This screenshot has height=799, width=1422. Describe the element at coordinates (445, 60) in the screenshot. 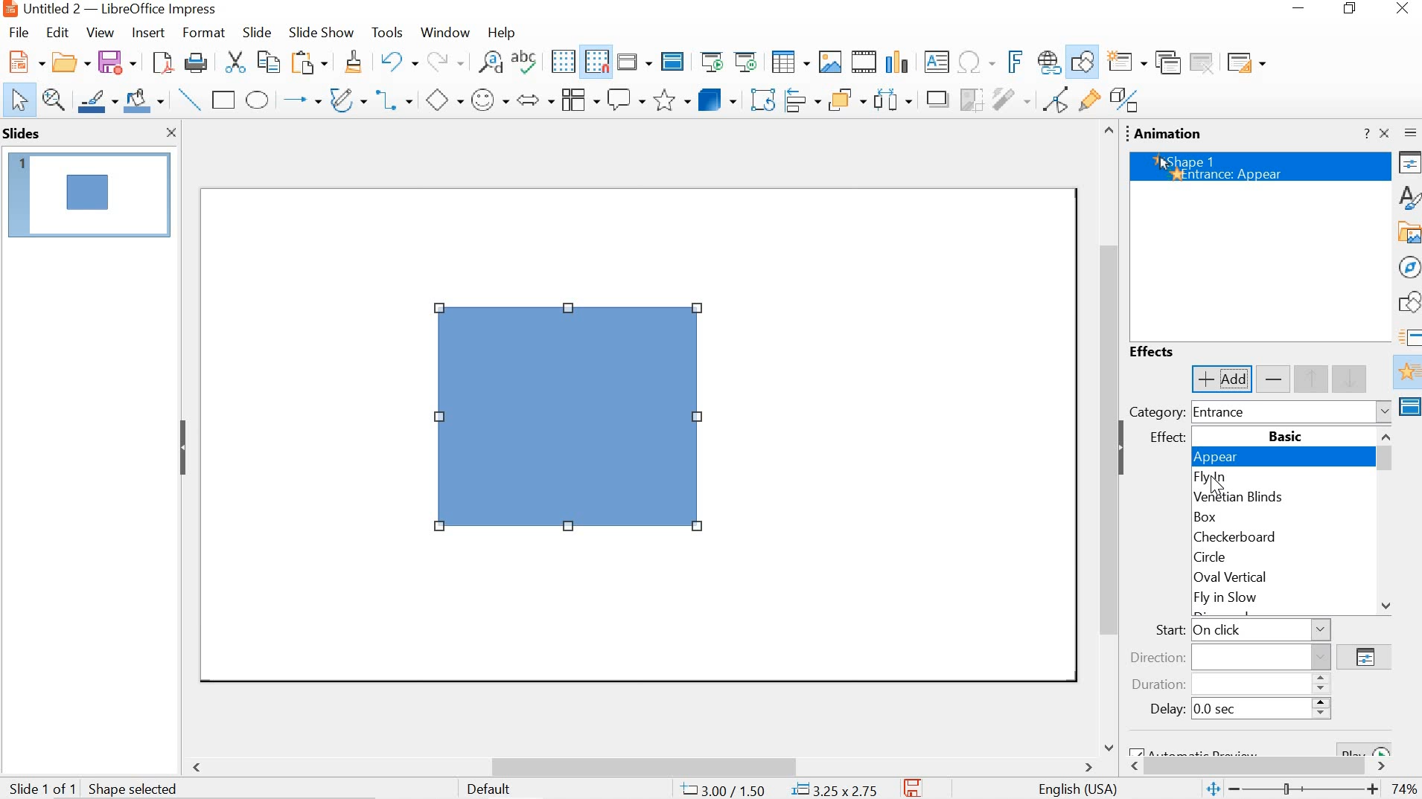

I see `redo` at that location.